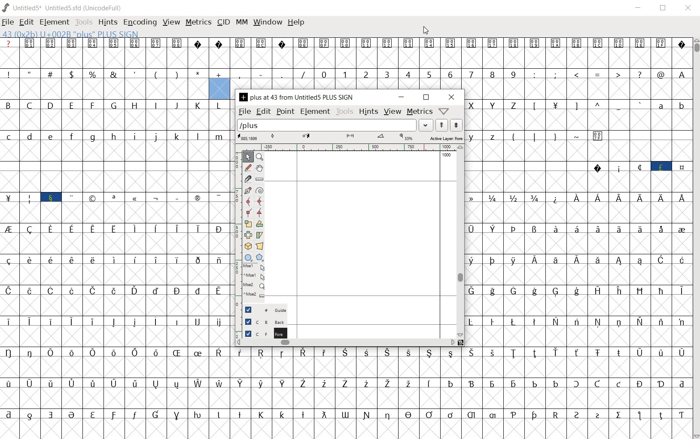 Image resolution: width=700 pixels, height=439 pixels. What do you see at coordinates (148, 208) in the screenshot?
I see `special characters` at bounding box center [148, 208].